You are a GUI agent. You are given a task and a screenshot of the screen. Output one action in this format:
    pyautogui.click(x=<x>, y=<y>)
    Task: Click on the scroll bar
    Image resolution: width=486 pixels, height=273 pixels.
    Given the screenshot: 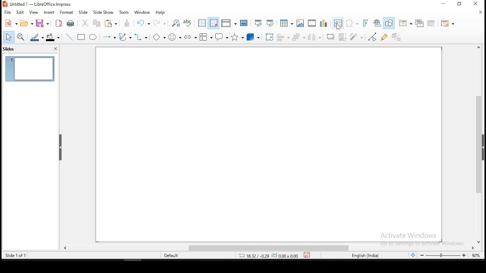 What is the action you would take?
    pyautogui.click(x=271, y=248)
    